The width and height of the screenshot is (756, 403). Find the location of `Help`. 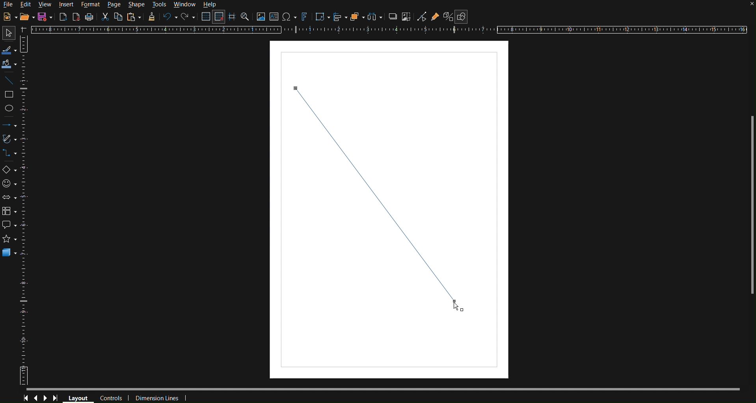

Help is located at coordinates (209, 5).